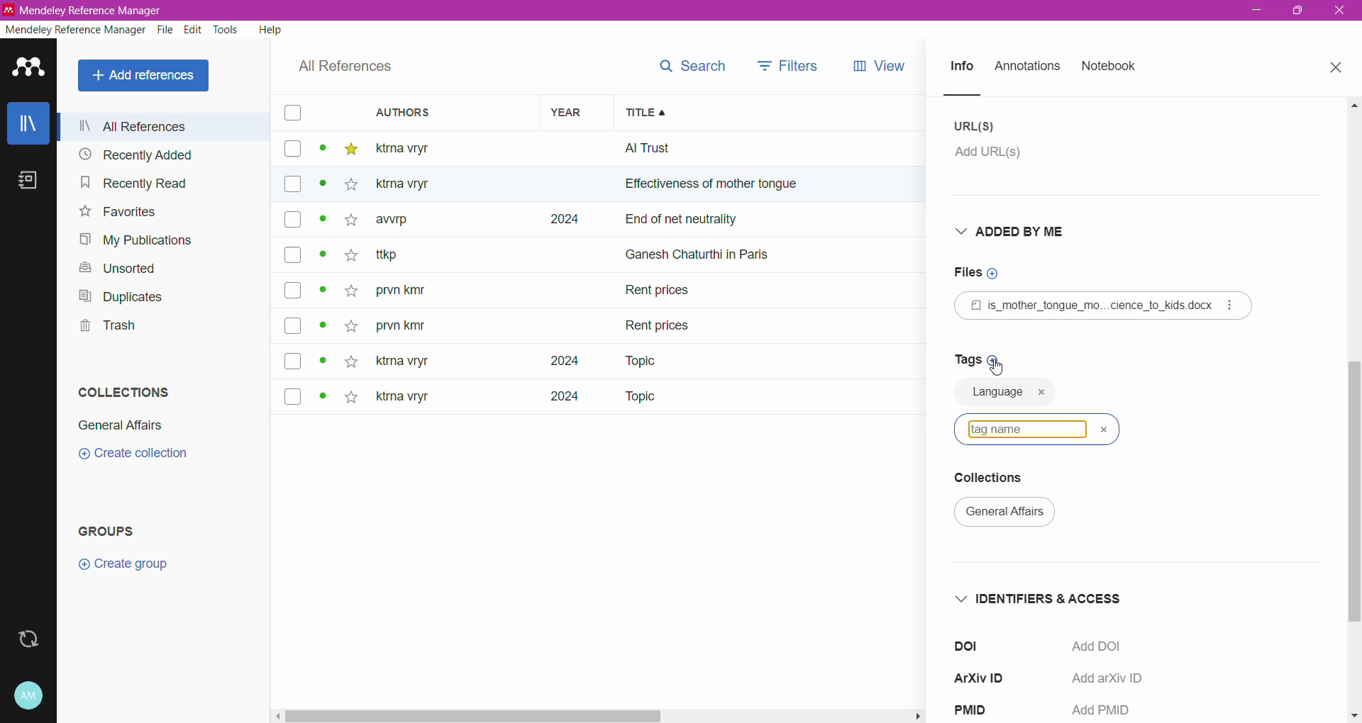 Image resolution: width=1362 pixels, height=723 pixels. Describe the element at coordinates (1019, 231) in the screenshot. I see `Added By Me` at that location.